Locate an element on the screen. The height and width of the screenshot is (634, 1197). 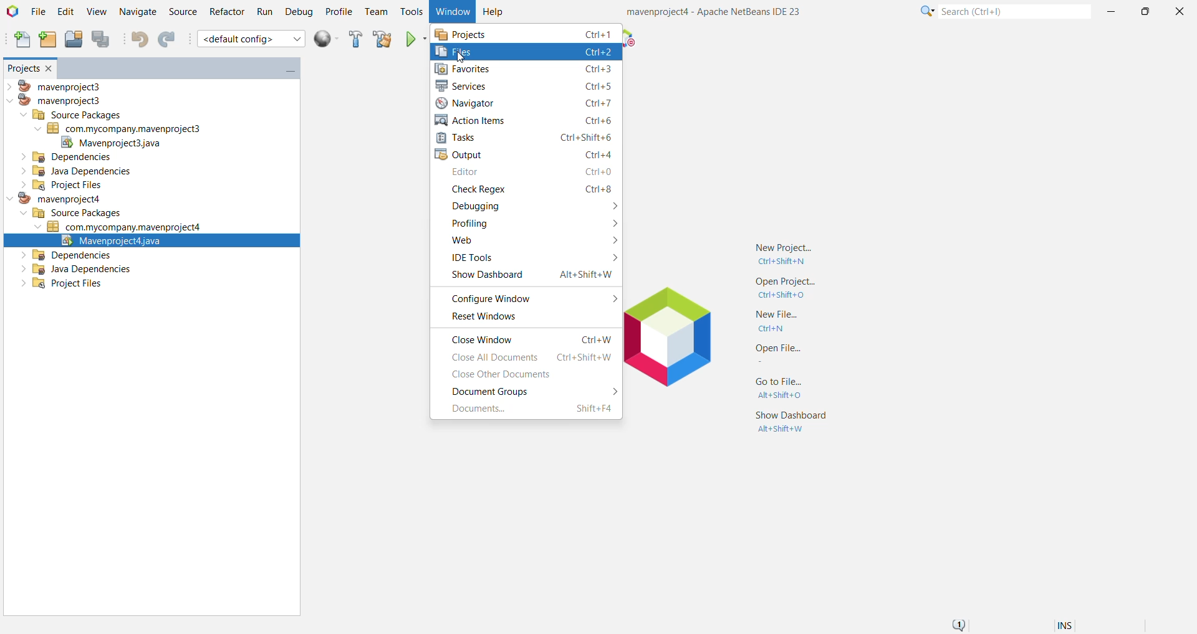
Java Source Package (com.mycompany.mavenproject3) is located at coordinates (128, 128).